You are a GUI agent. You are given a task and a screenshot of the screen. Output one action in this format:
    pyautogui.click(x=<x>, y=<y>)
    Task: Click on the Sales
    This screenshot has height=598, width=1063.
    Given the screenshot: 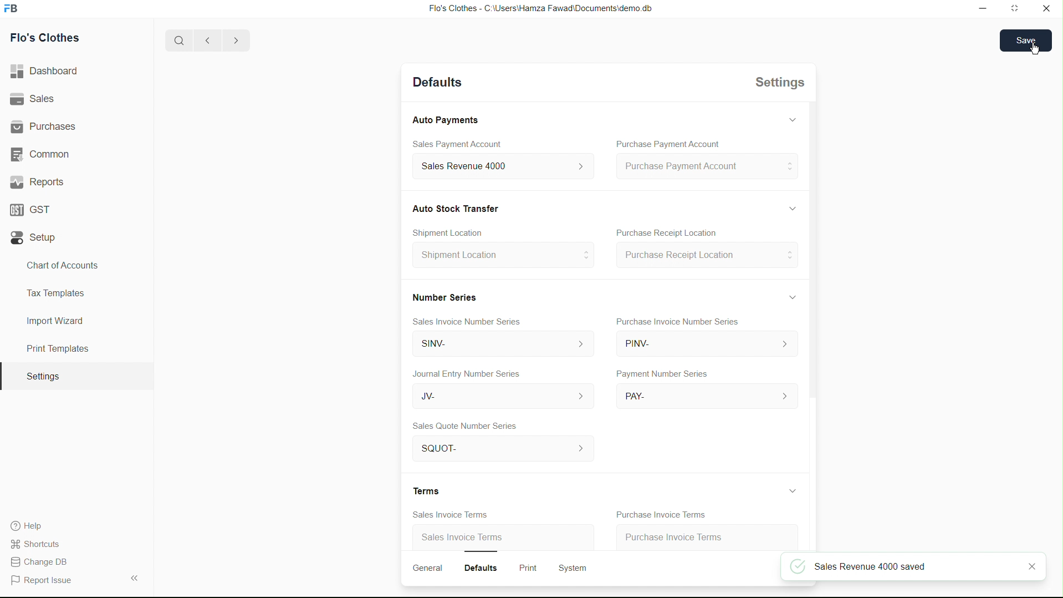 What is the action you would take?
    pyautogui.click(x=35, y=99)
    